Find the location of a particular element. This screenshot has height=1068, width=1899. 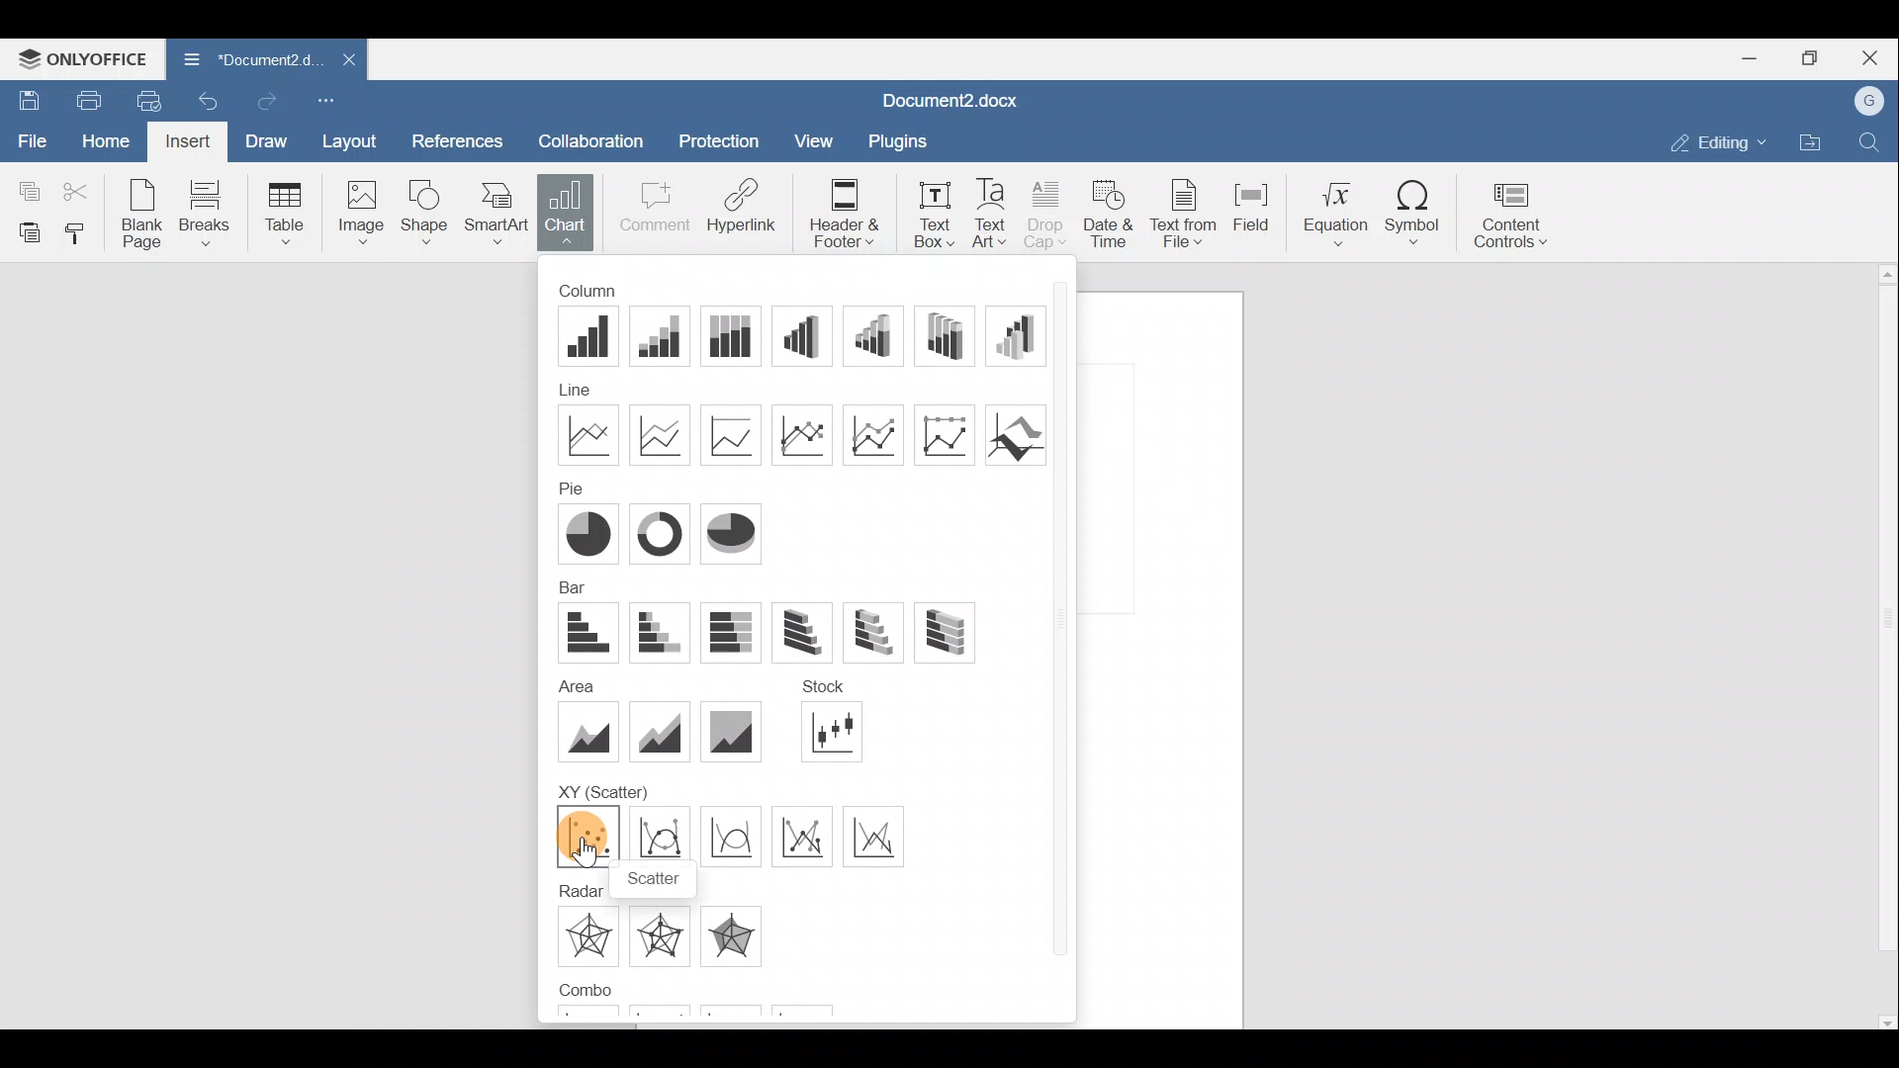

Scatter with straight lines is located at coordinates (883, 835).